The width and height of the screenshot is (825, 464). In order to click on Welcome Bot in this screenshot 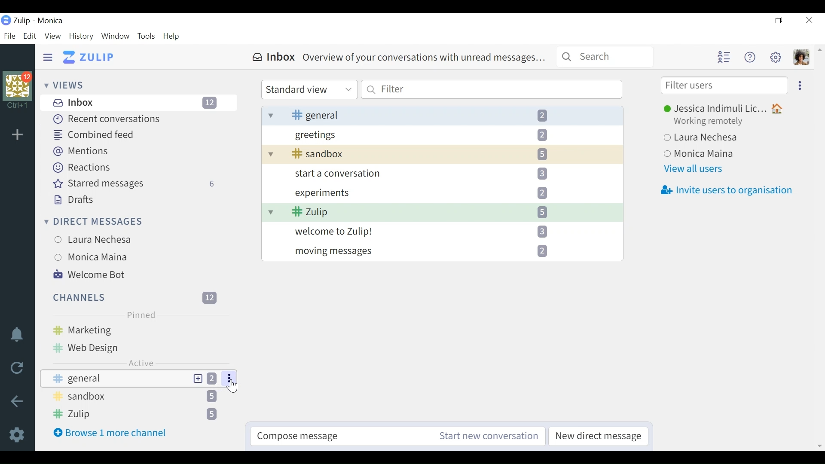, I will do `click(91, 274)`.